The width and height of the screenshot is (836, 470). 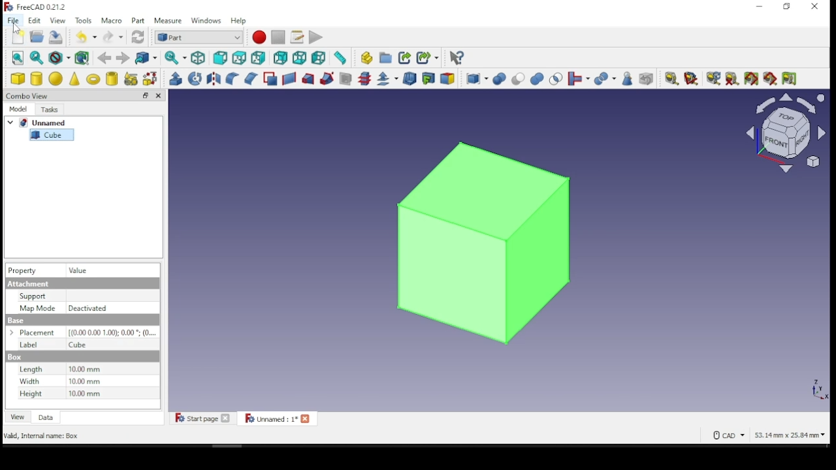 What do you see at coordinates (112, 78) in the screenshot?
I see `create tube` at bounding box center [112, 78].